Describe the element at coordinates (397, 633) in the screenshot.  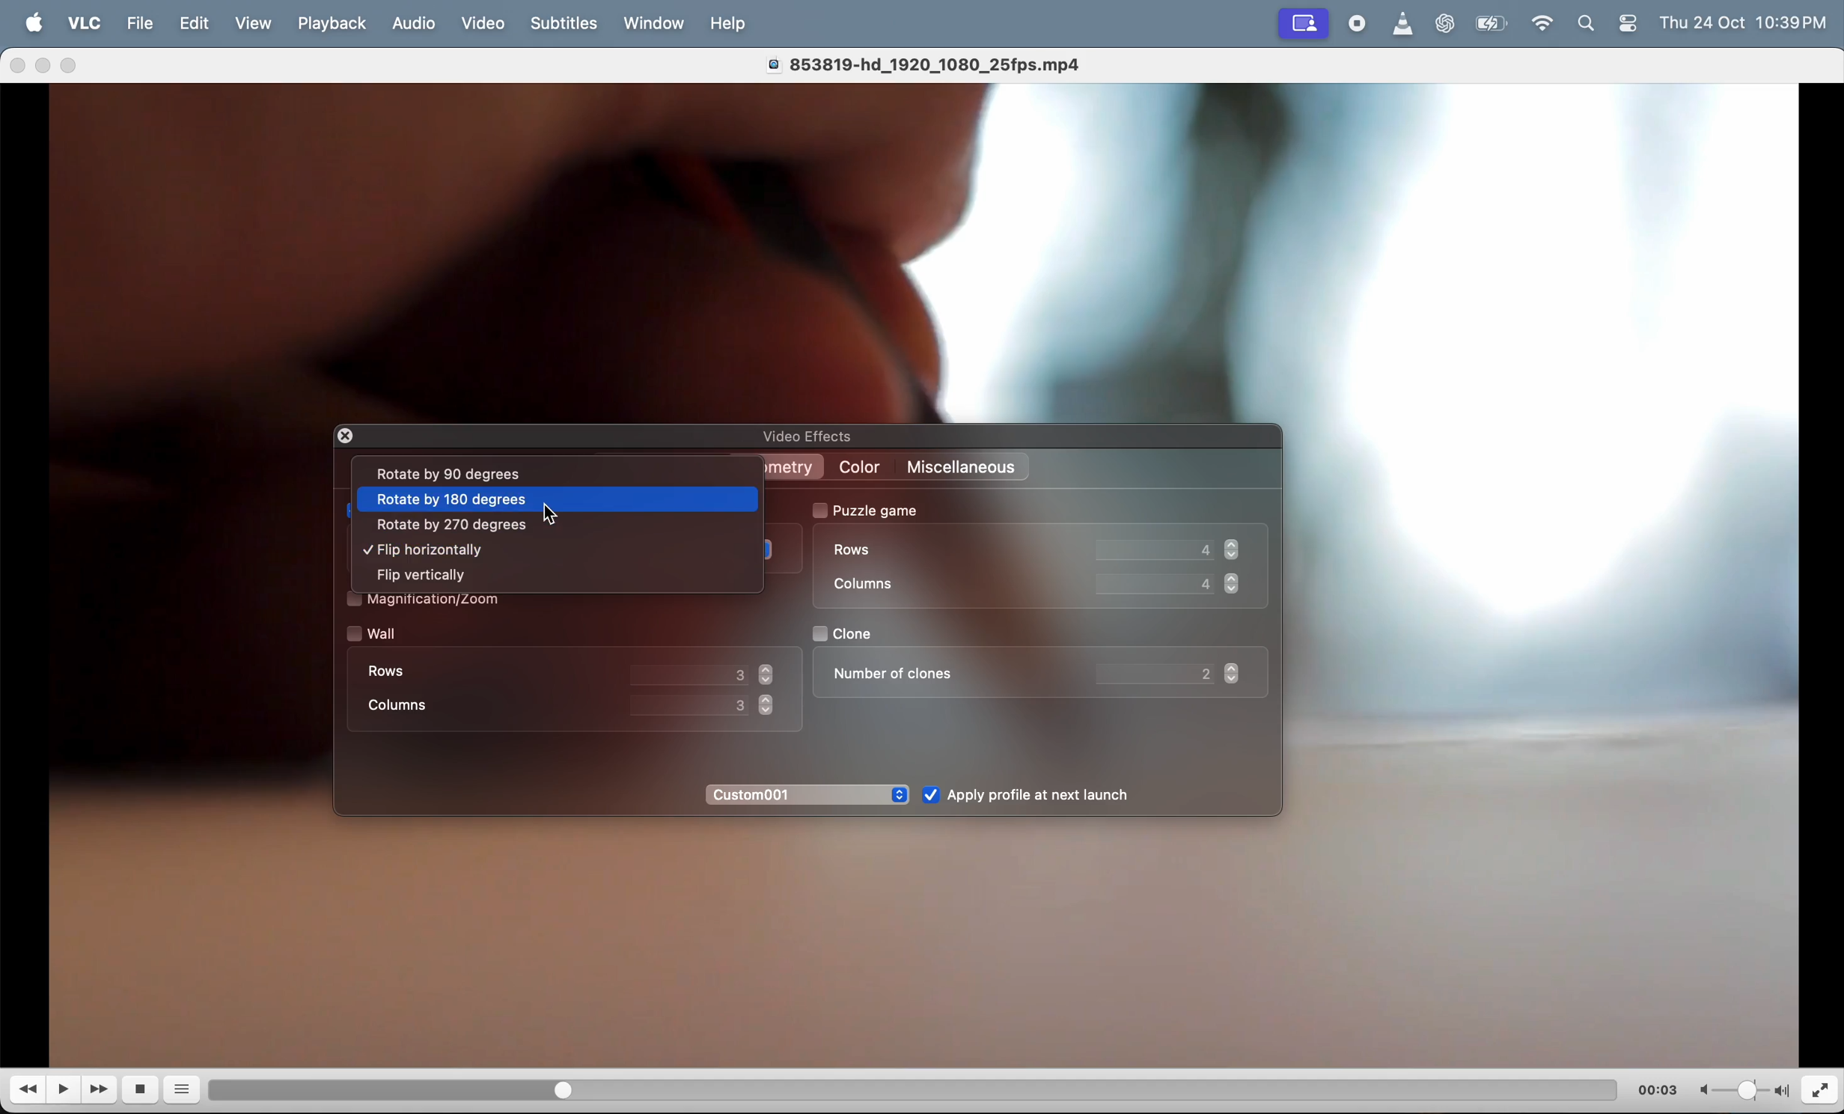
I see `wall` at that location.